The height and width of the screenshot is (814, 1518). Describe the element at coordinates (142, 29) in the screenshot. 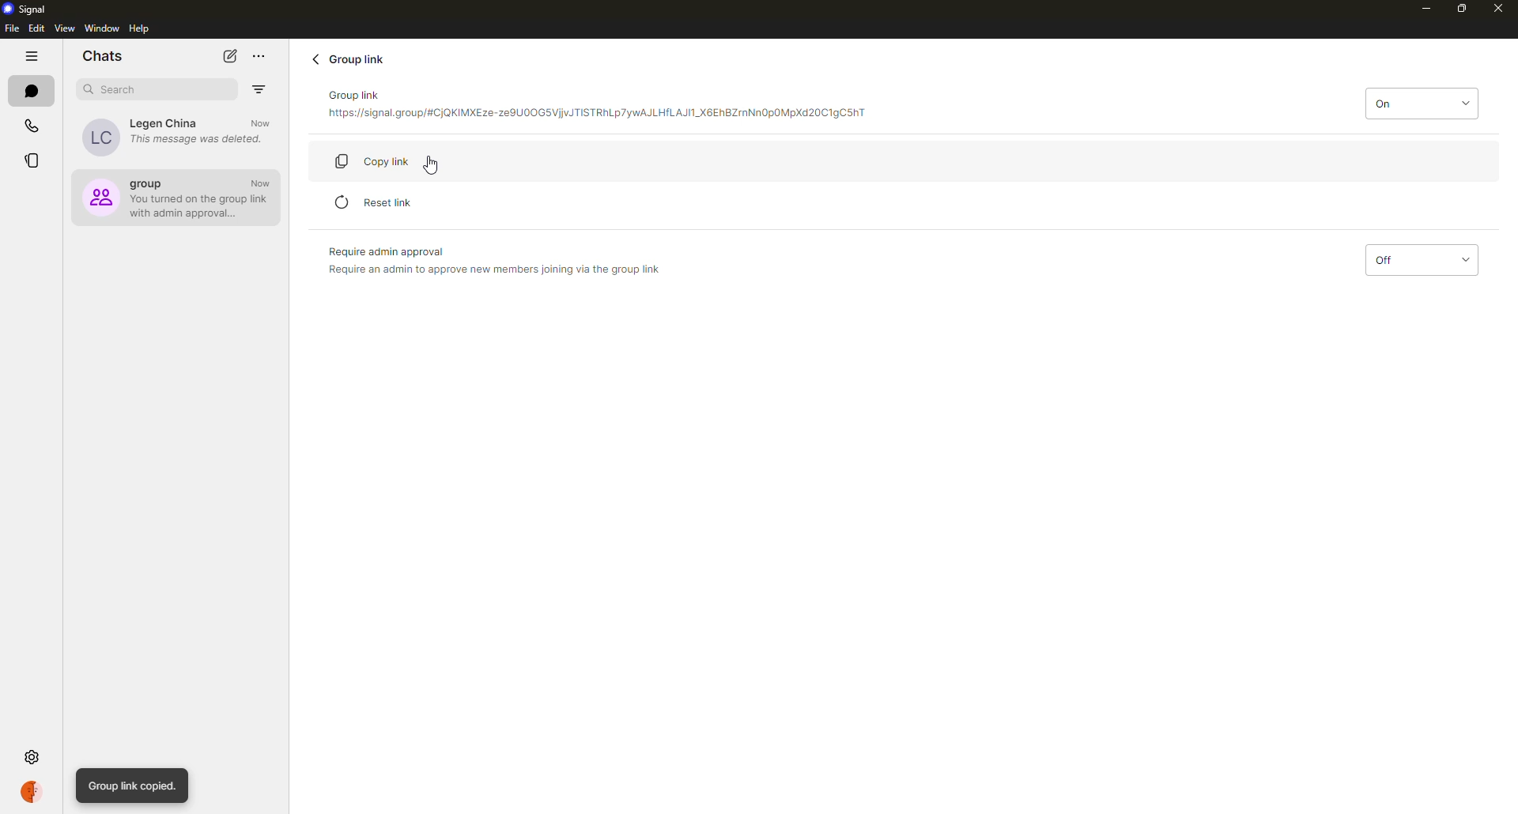

I see `help` at that location.